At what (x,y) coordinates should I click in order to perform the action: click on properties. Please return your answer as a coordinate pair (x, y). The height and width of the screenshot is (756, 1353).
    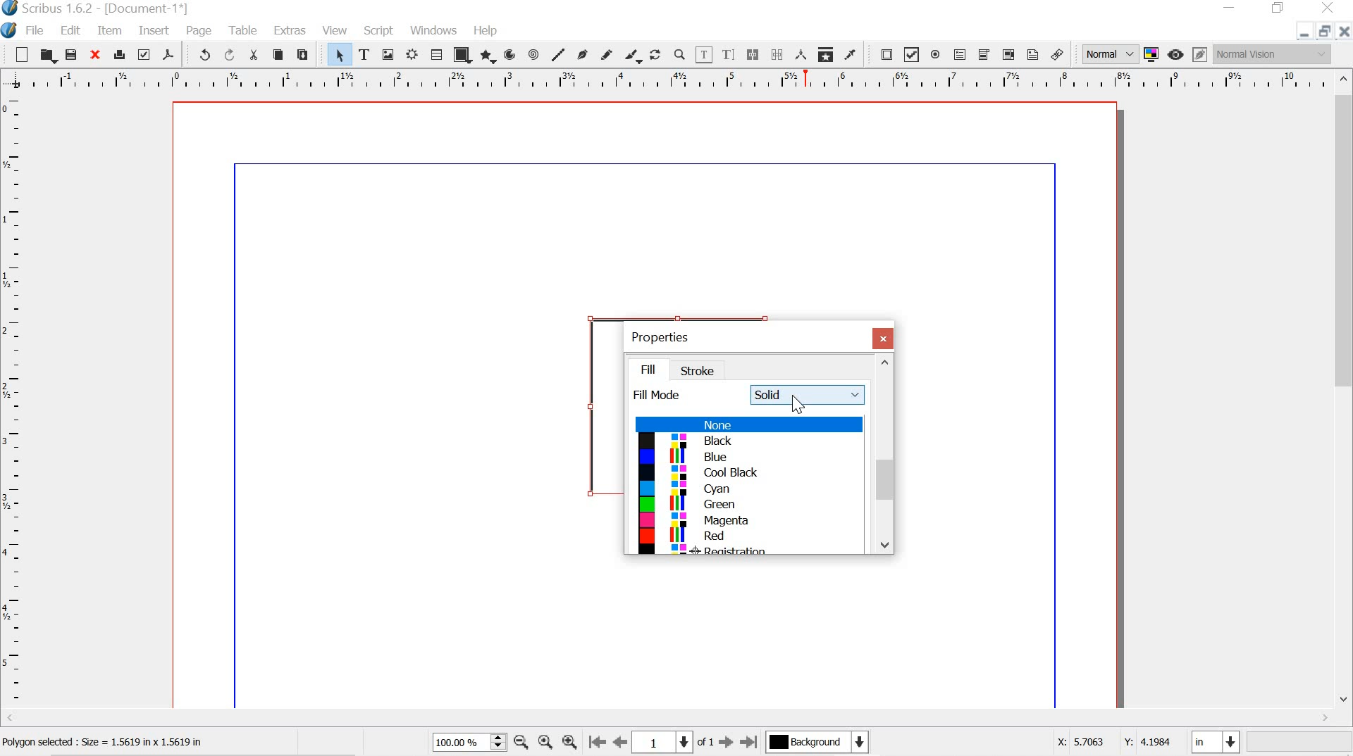
    Looking at the image, I should click on (665, 335).